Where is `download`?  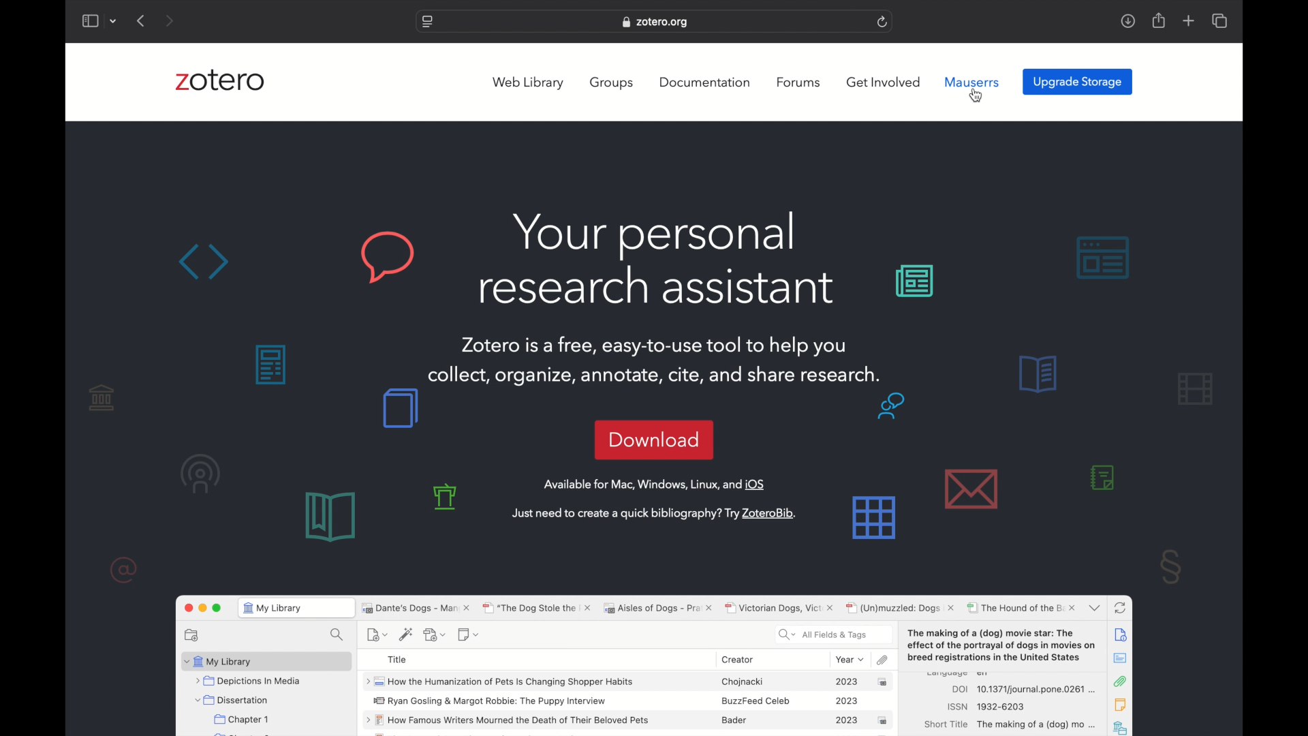 download is located at coordinates (653, 440).